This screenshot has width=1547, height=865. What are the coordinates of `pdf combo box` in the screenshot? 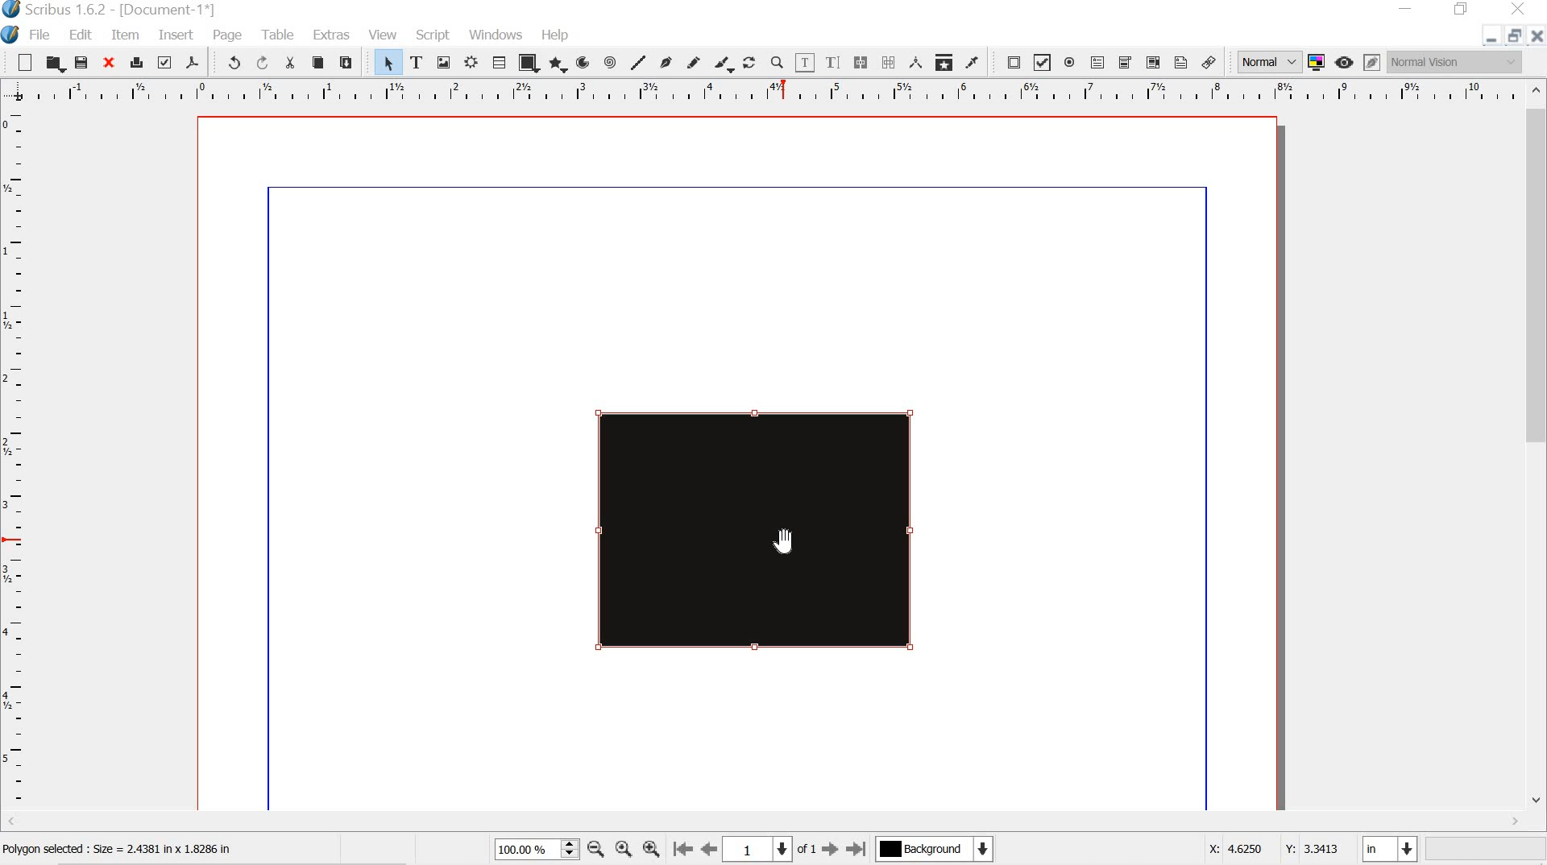 It's located at (1124, 61).